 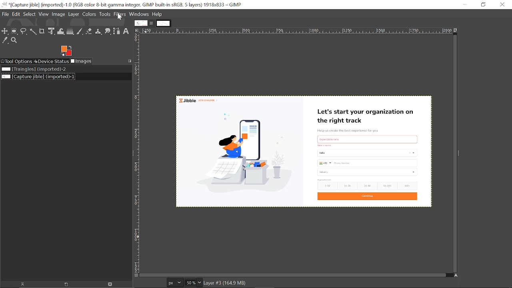 I want to click on Jibble, so click(x=201, y=100).